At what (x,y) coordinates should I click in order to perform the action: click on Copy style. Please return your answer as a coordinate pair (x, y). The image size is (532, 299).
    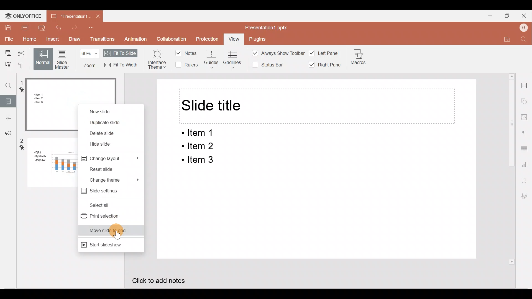
    Looking at the image, I should click on (24, 65).